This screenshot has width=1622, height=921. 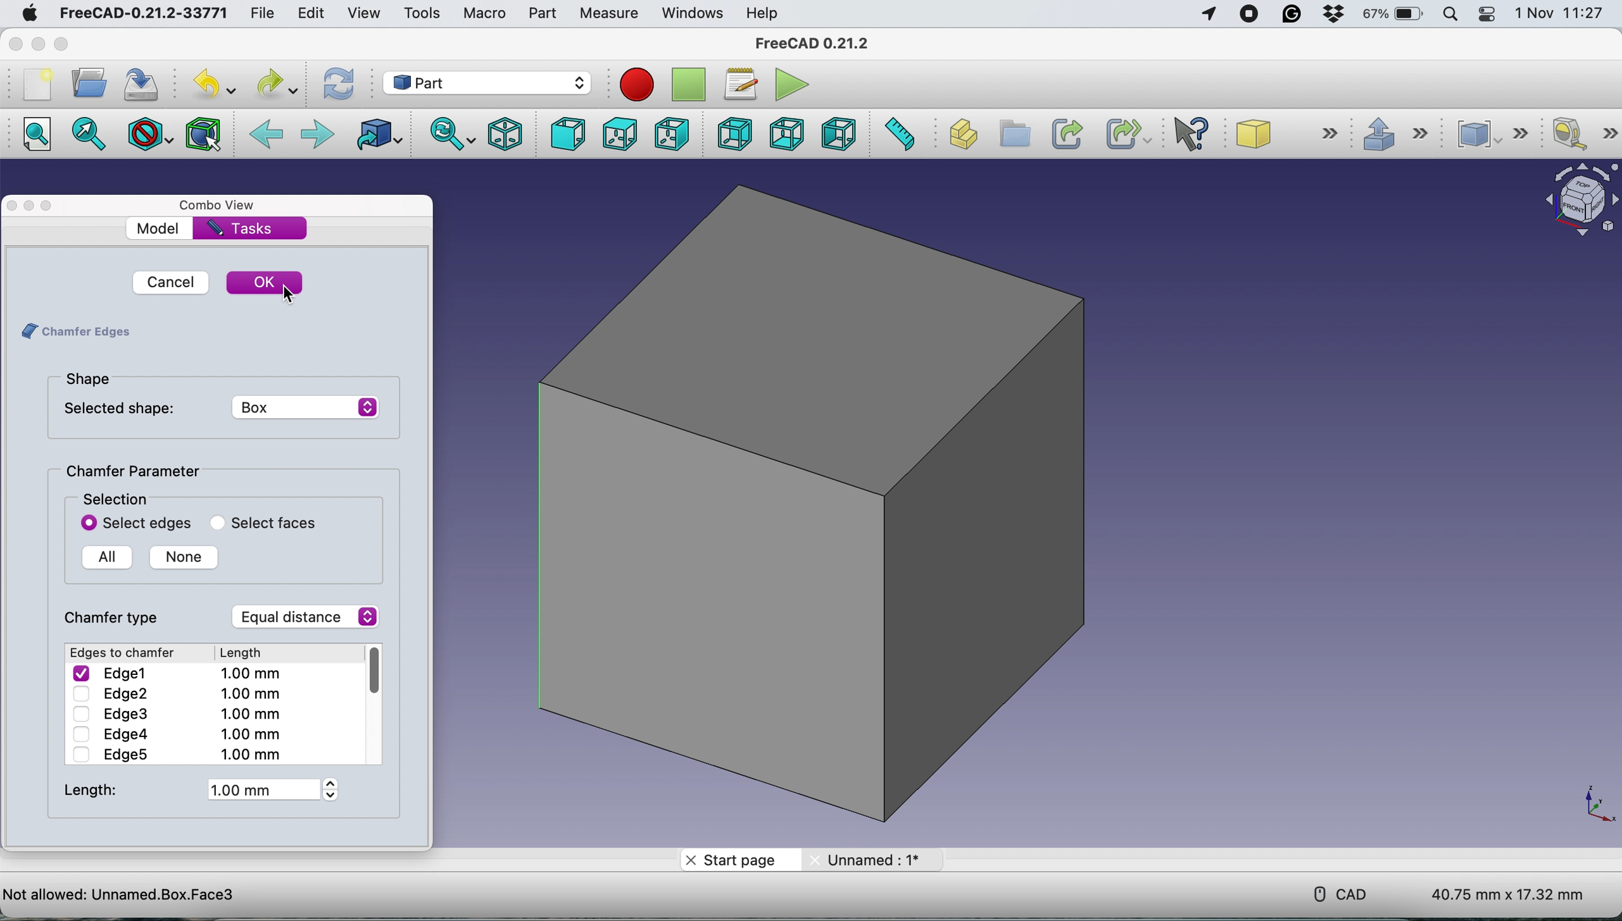 What do you see at coordinates (684, 84) in the screenshot?
I see `stop recording macros` at bounding box center [684, 84].